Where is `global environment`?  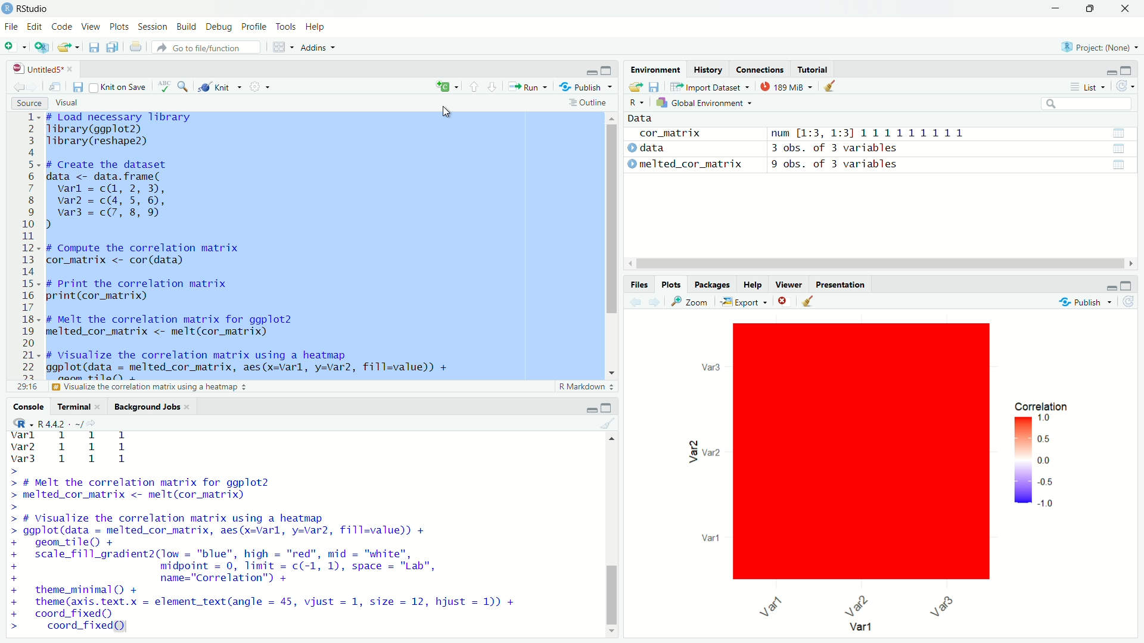
global environment is located at coordinates (704, 104).